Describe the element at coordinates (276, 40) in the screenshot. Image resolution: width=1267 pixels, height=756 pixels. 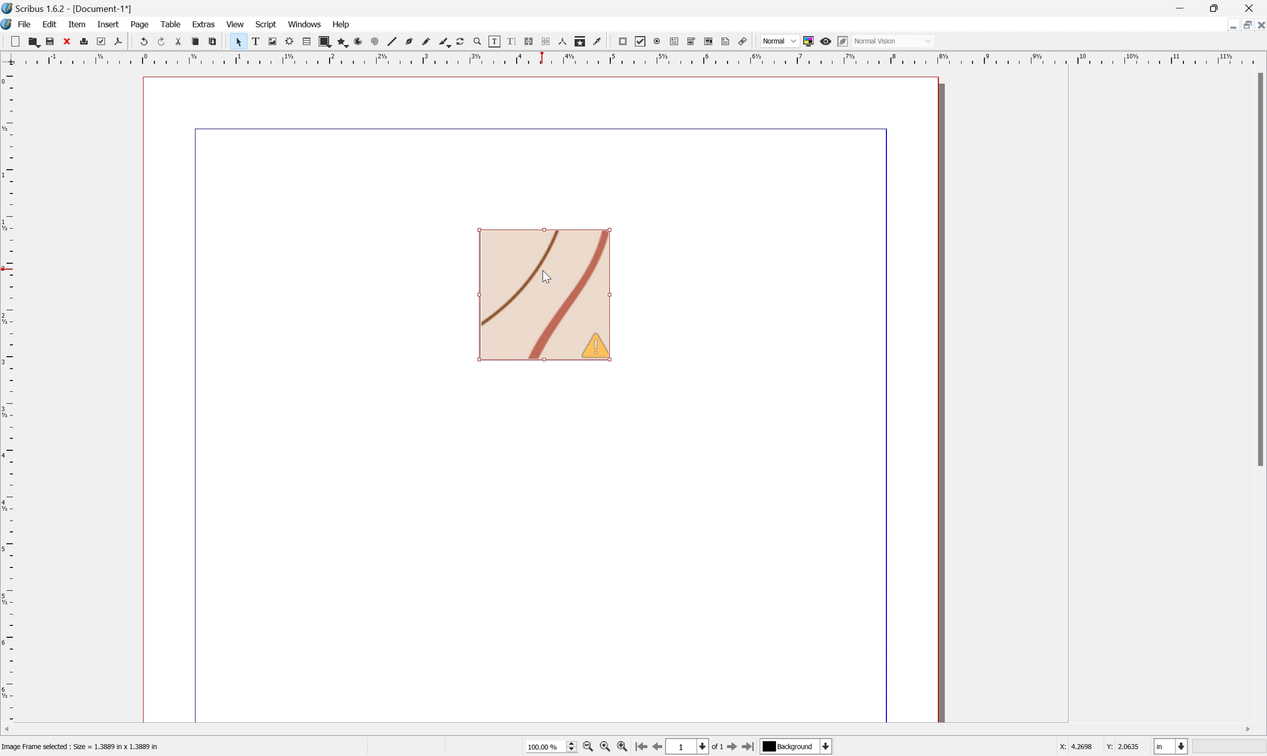
I see `Image frame` at that location.